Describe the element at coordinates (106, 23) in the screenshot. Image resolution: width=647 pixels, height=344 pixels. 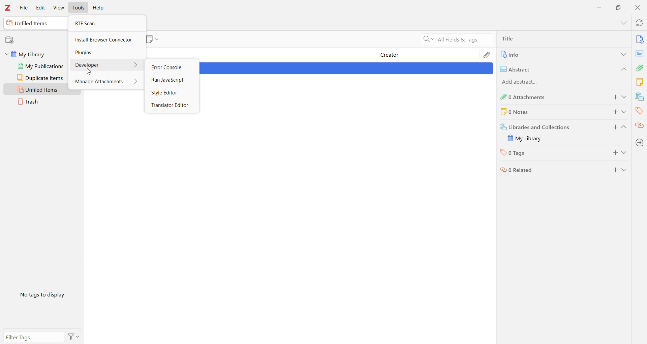
I see `RTF Scan` at that location.